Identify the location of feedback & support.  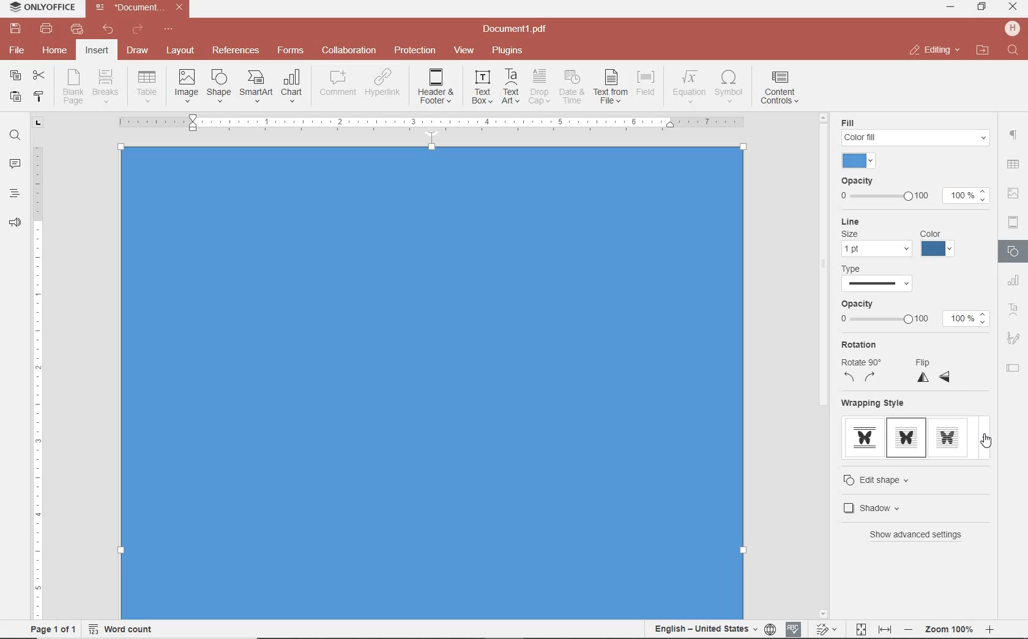
(15, 223).